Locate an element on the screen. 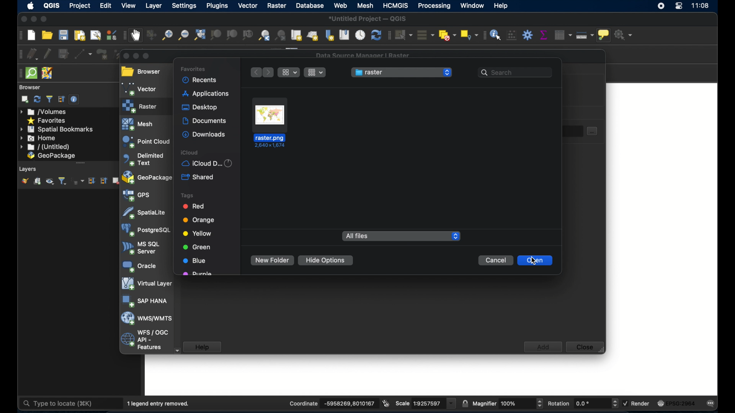 The height and width of the screenshot is (413, 735). coordinate is located at coordinates (302, 403).